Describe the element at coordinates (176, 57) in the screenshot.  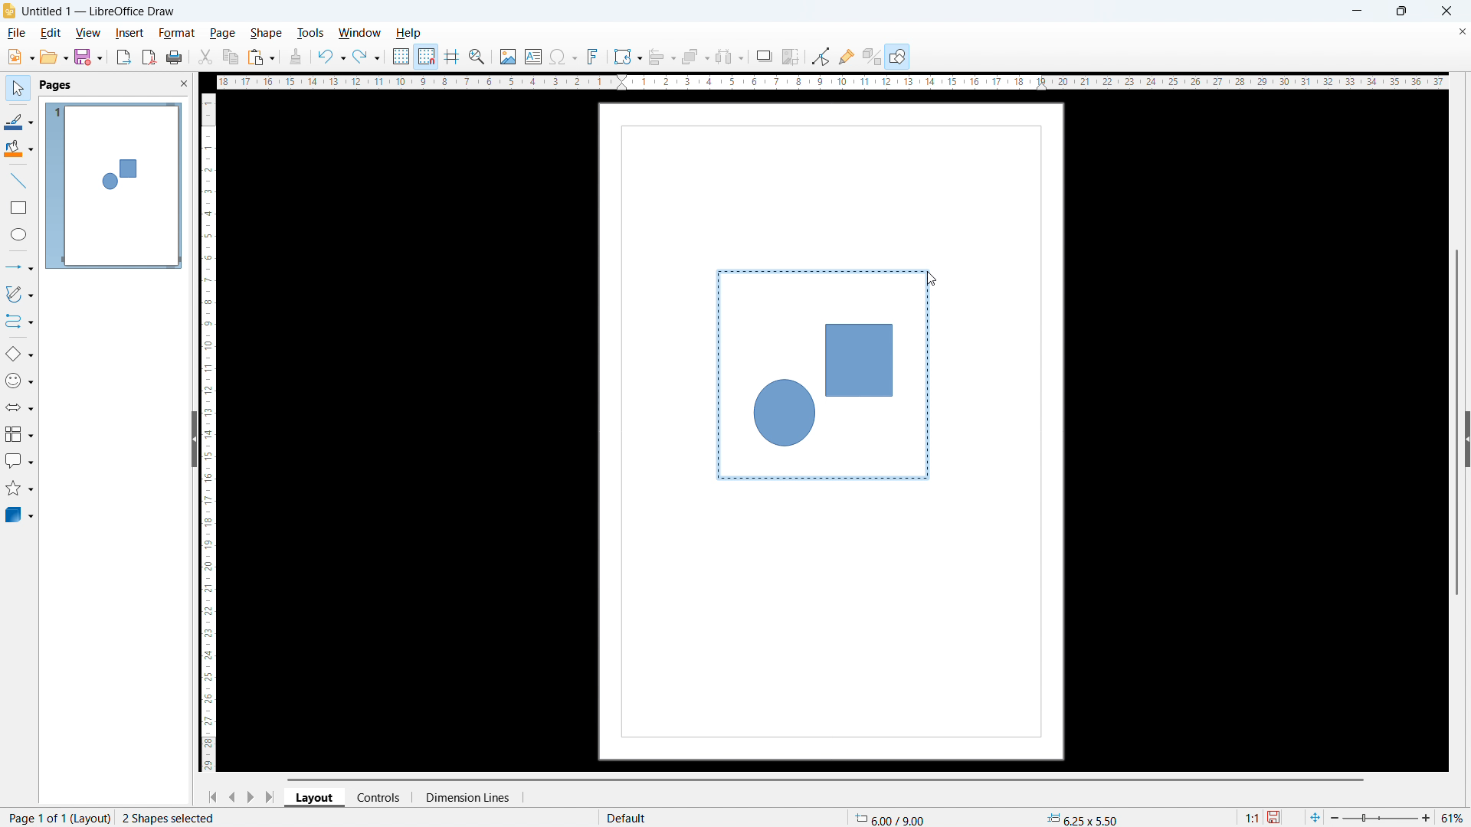
I see `print` at that location.